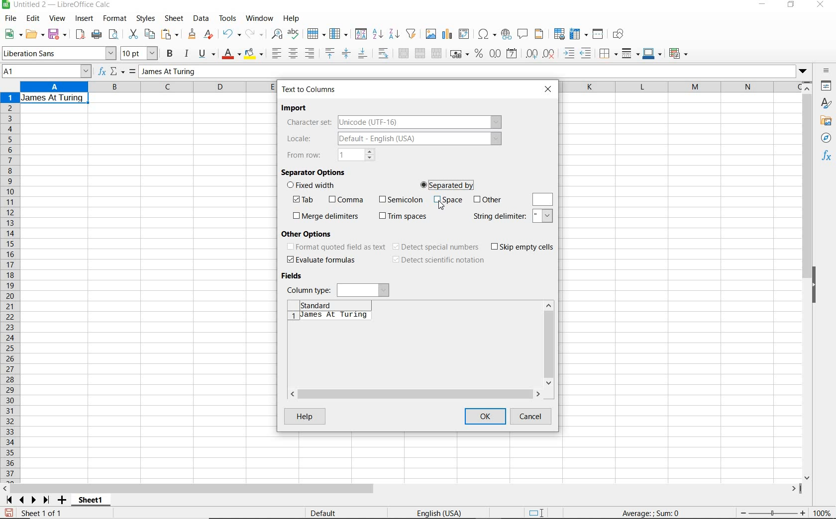  Describe the element at coordinates (817, 285) in the screenshot. I see `hide` at that location.